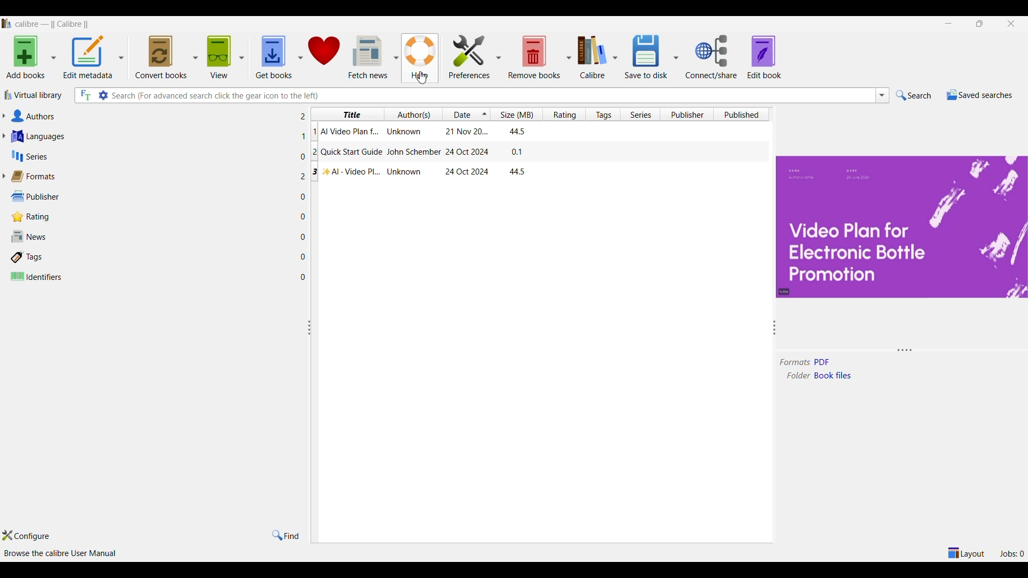 Image resolution: width=1028 pixels, height=578 pixels. Describe the element at coordinates (913, 95) in the screenshot. I see `Search` at that location.